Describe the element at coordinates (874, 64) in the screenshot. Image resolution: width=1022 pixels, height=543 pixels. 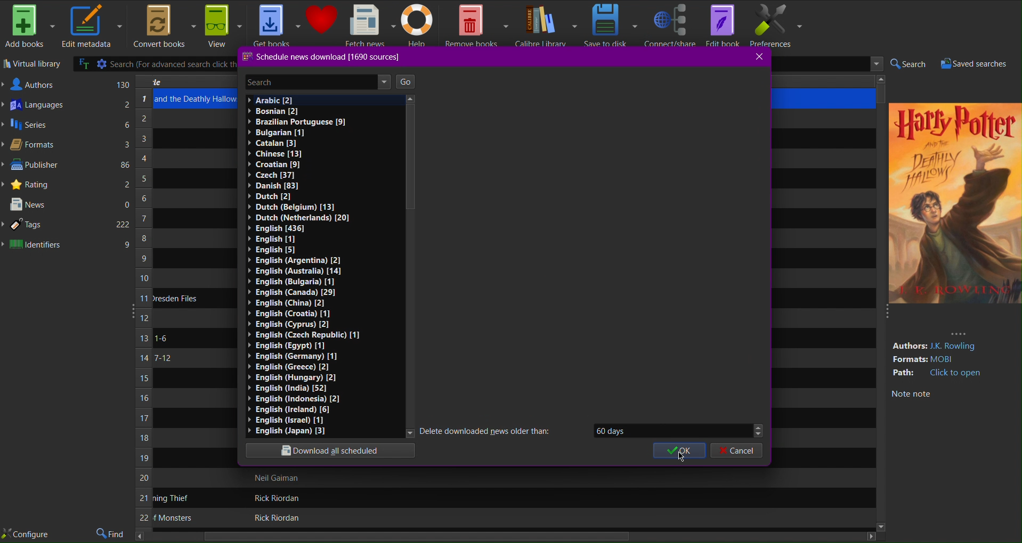
I see `Dropdown` at that location.